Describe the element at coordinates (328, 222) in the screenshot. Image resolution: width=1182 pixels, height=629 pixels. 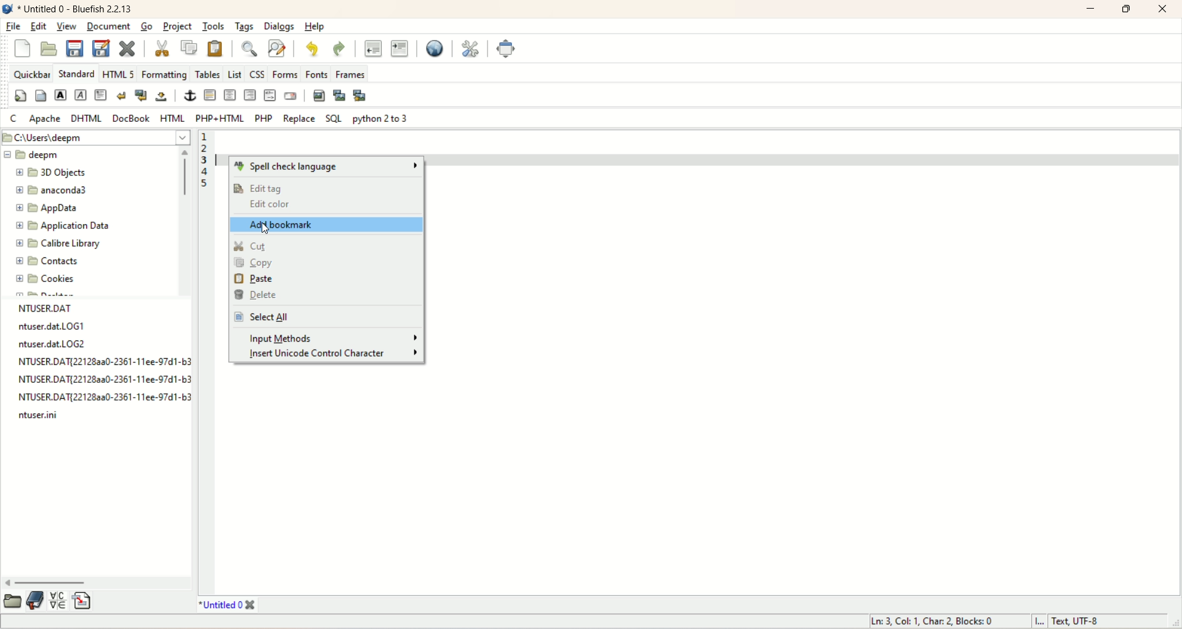
I see `add bookmark` at that location.